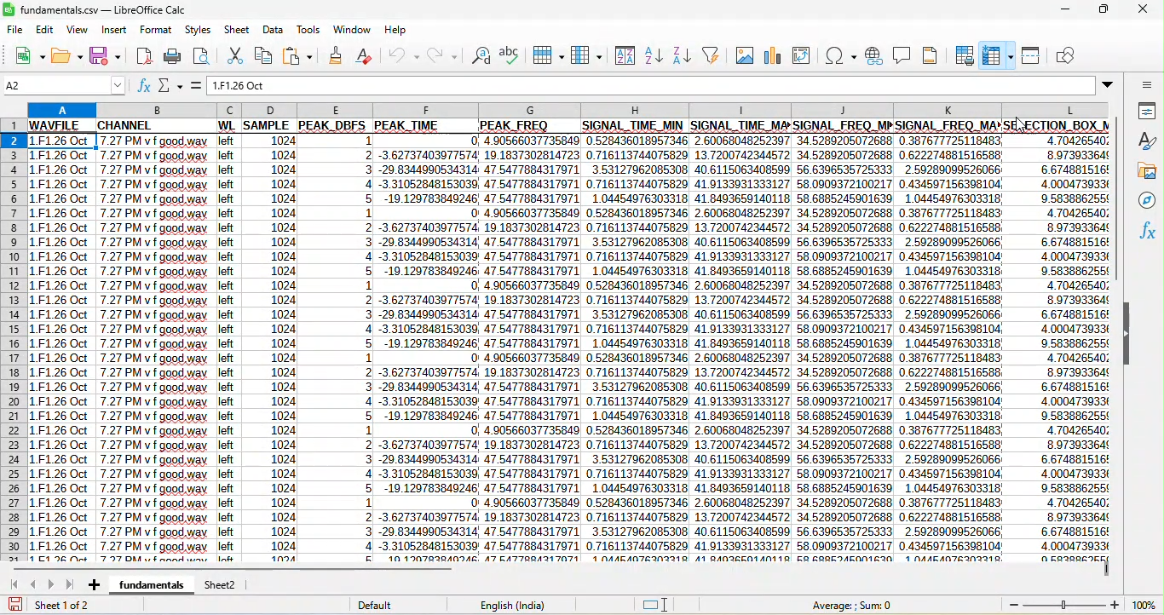 This screenshot has height=615, width=1164. I want to click on special character, so click(841, 55).